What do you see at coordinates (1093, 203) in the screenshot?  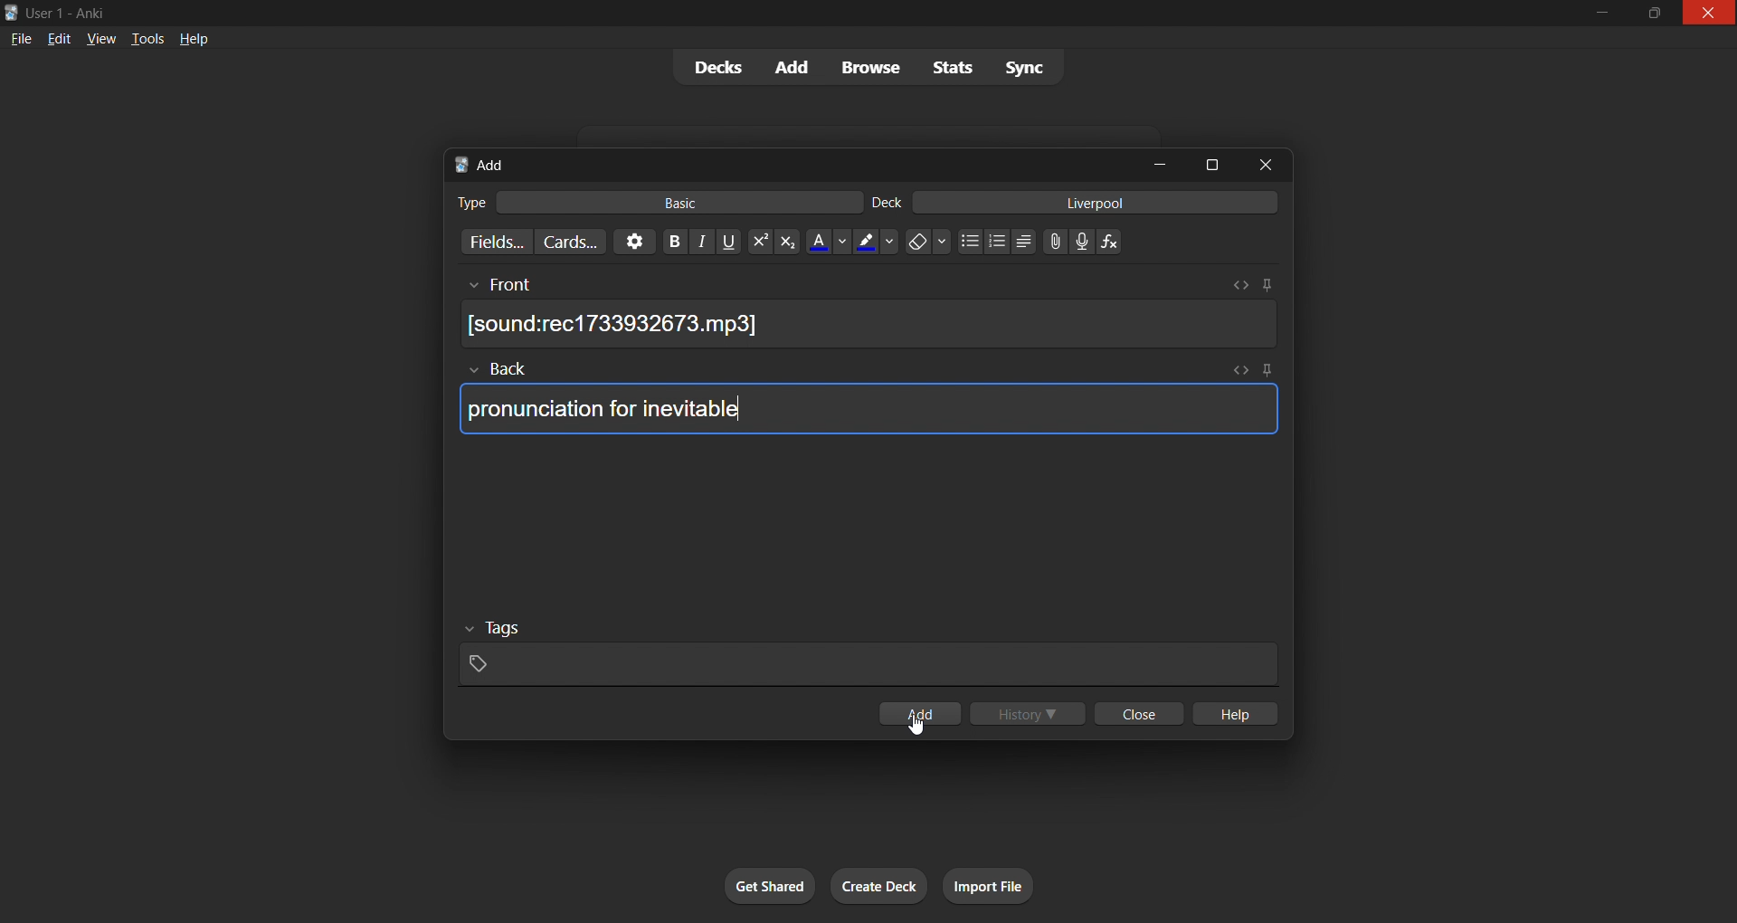 I see `` at bounding box center [1093, 203].